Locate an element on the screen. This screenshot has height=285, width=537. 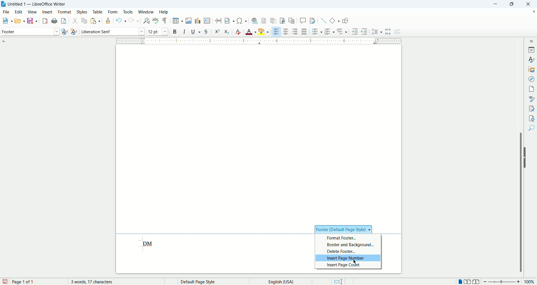
increase paragraph spacing is located at coordinates (388, 32).